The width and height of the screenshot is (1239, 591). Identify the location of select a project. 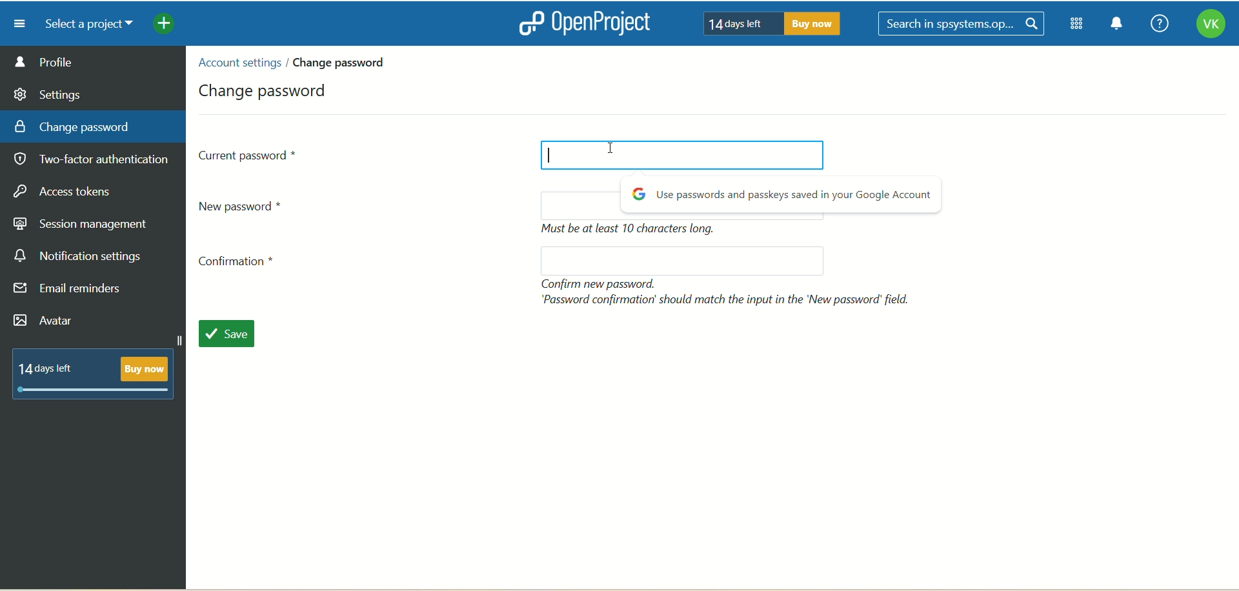
(84, 25).